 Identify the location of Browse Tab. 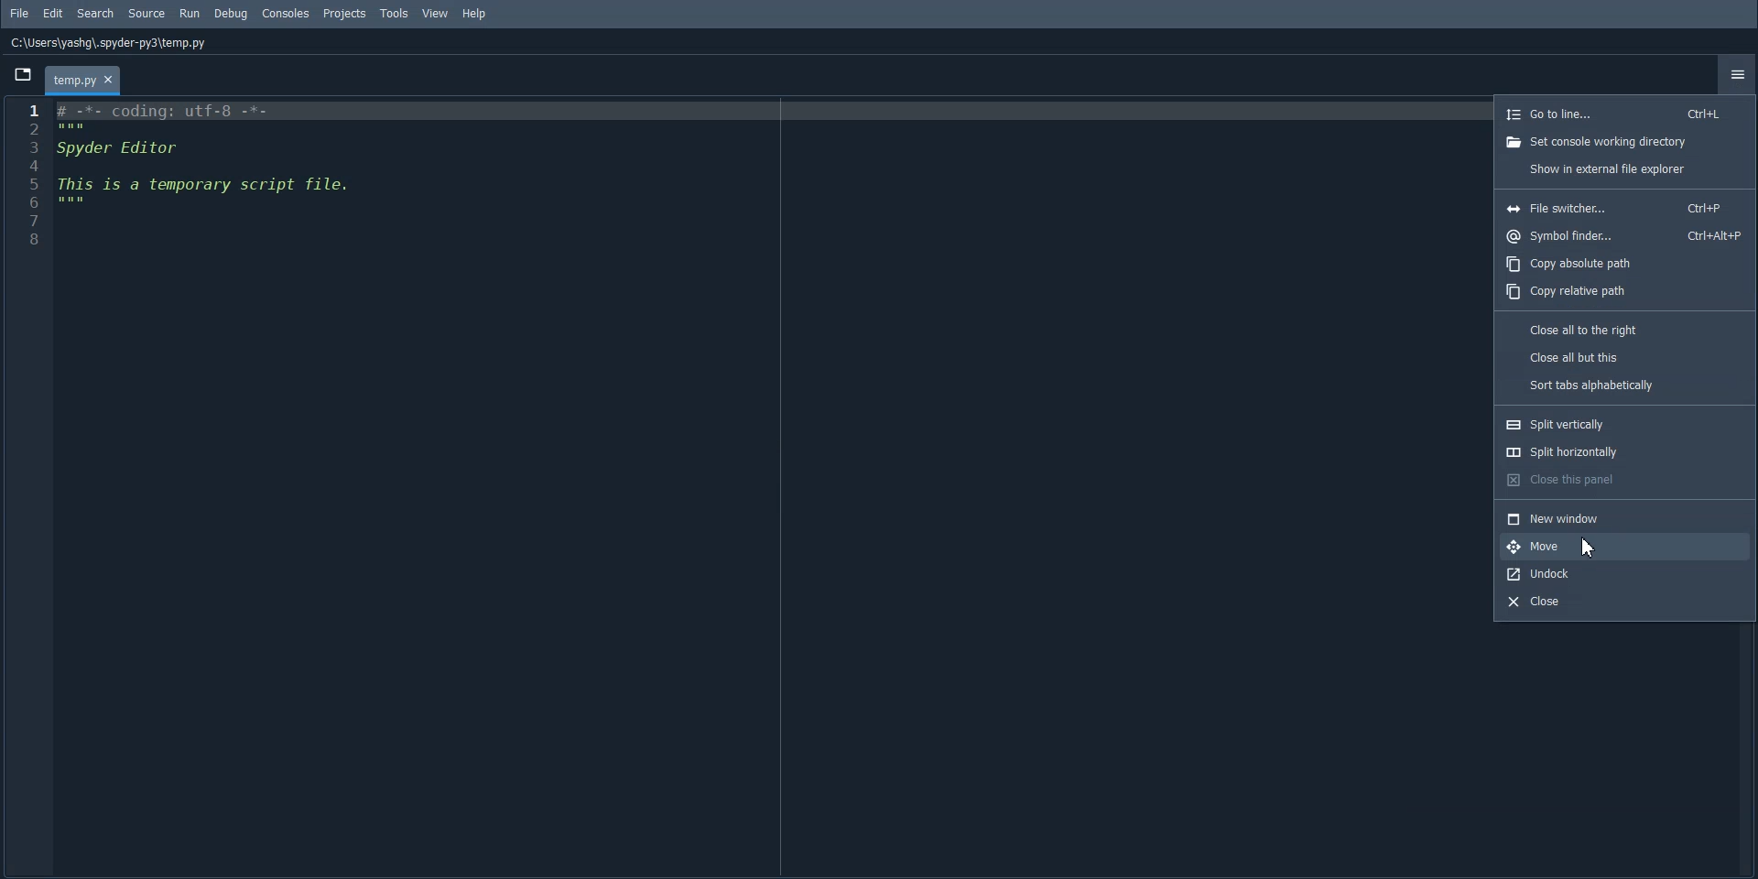
(22, 74).